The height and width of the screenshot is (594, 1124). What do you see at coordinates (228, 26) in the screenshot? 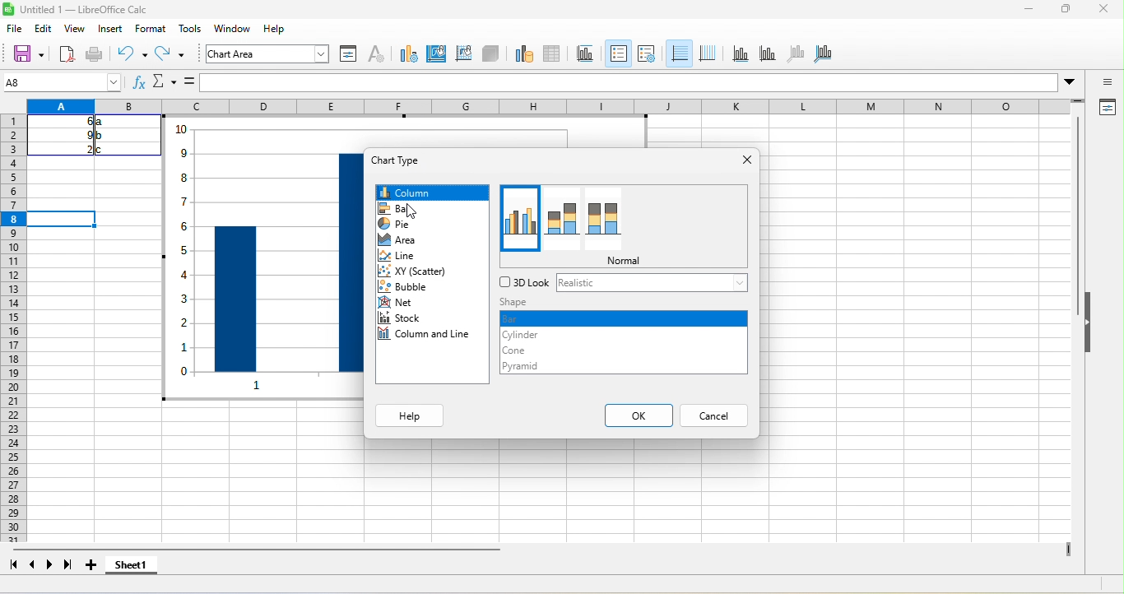
I see `sheet` at bounding box center [228, 26].